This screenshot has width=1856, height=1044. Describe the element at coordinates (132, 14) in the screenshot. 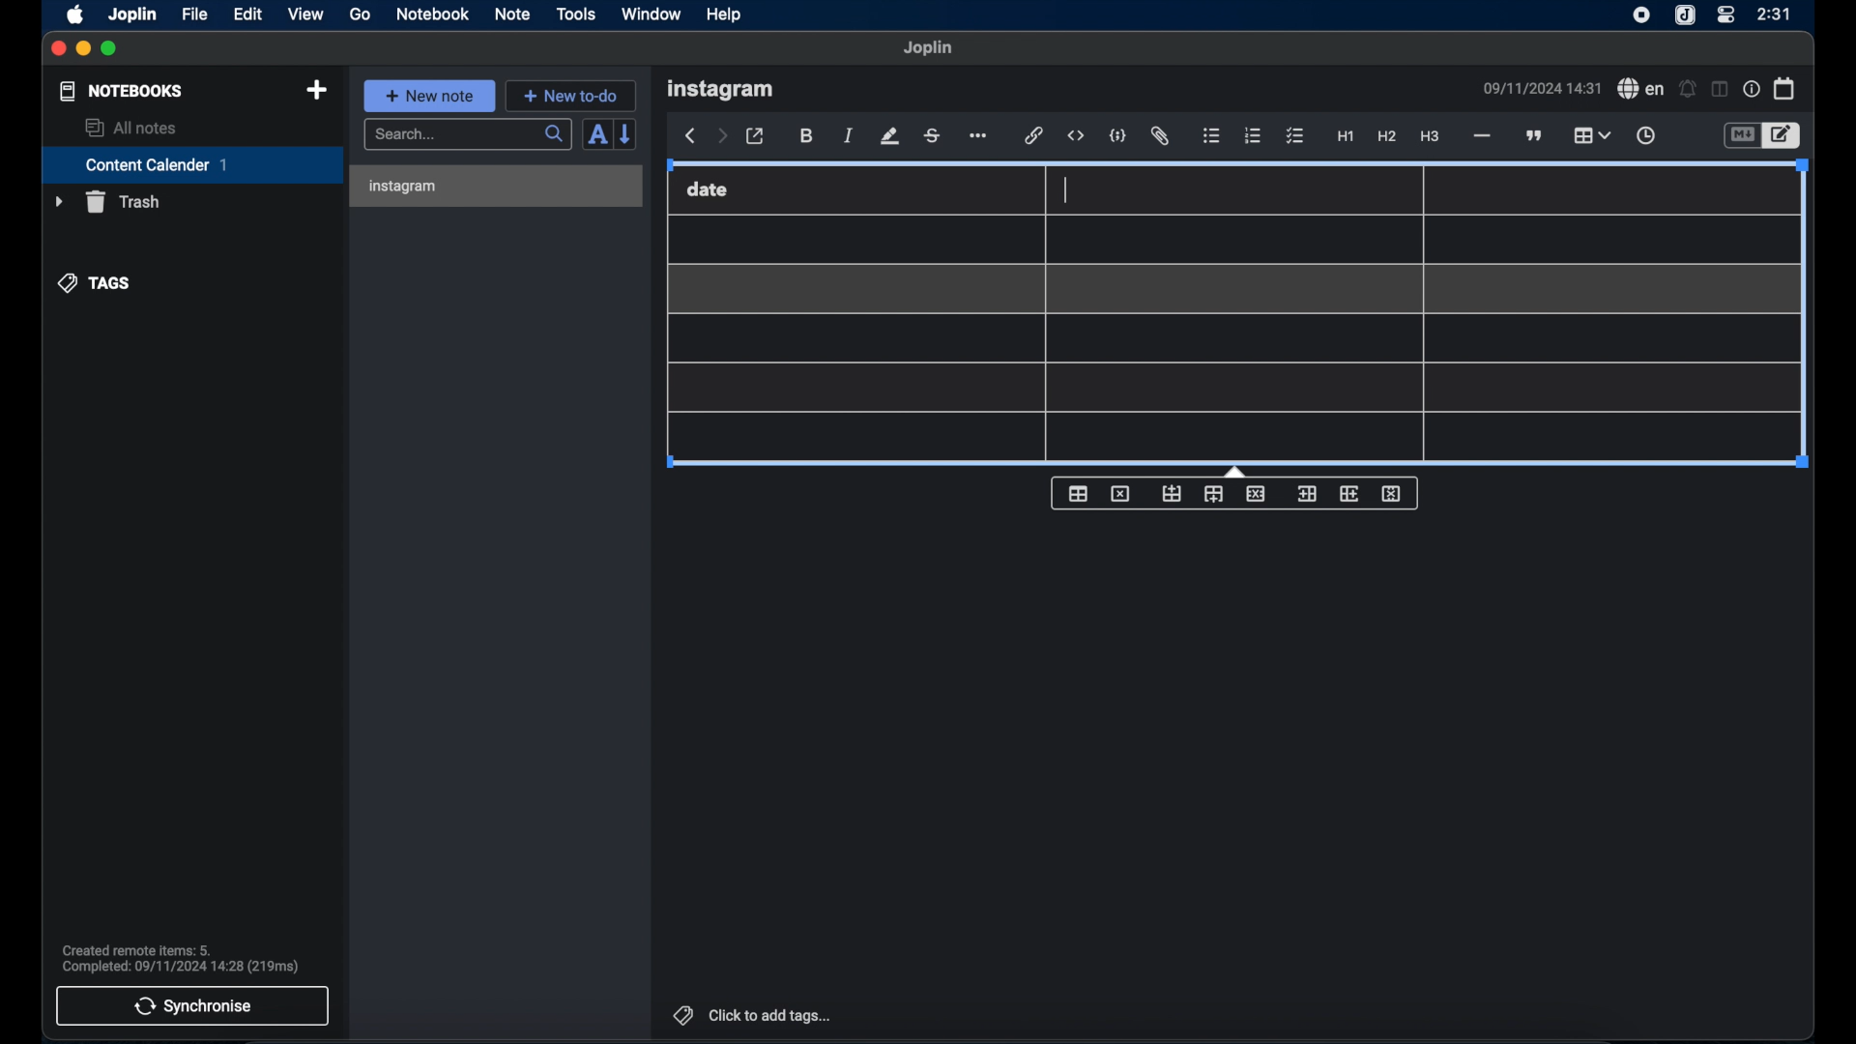

I see `joplin` at that location.